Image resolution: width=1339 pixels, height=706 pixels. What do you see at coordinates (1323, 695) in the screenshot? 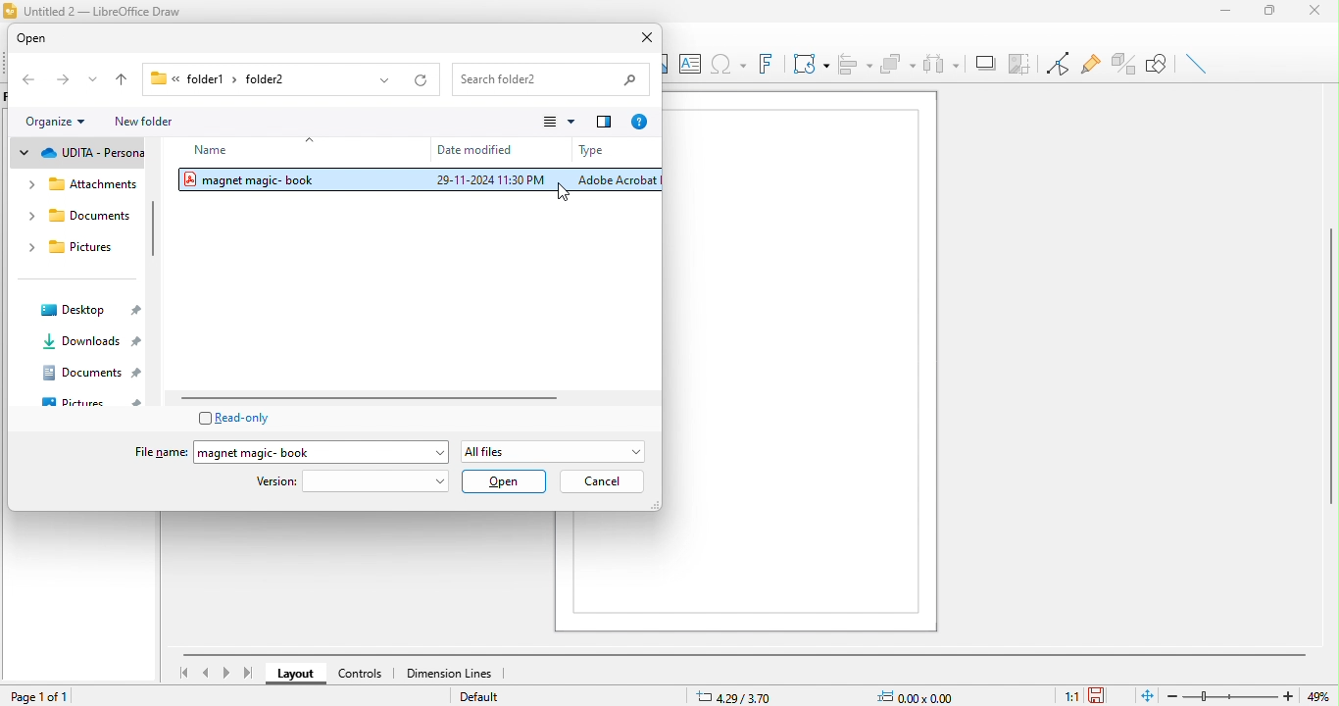
I see `49%` at bounding box center [1323, 695].